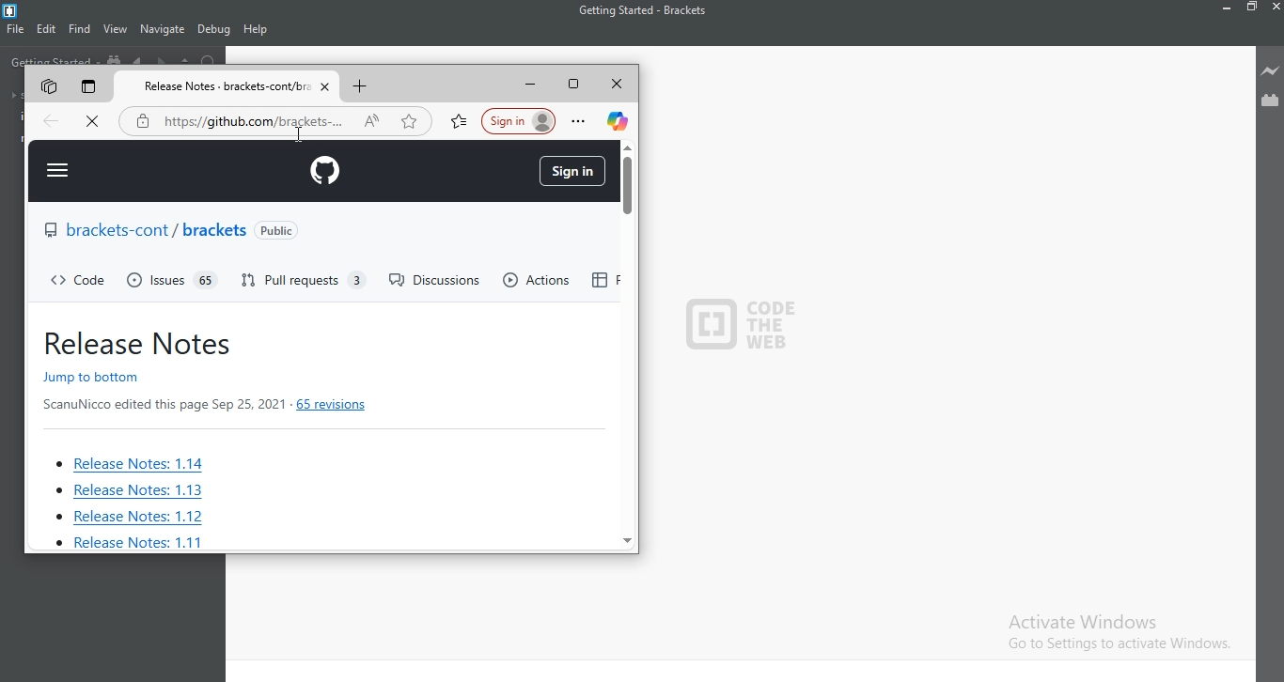 This screenshot has height=682, width=1284. Describe the element at coordinates (533, 87) in the screenshot. I see `minimise` at that location.